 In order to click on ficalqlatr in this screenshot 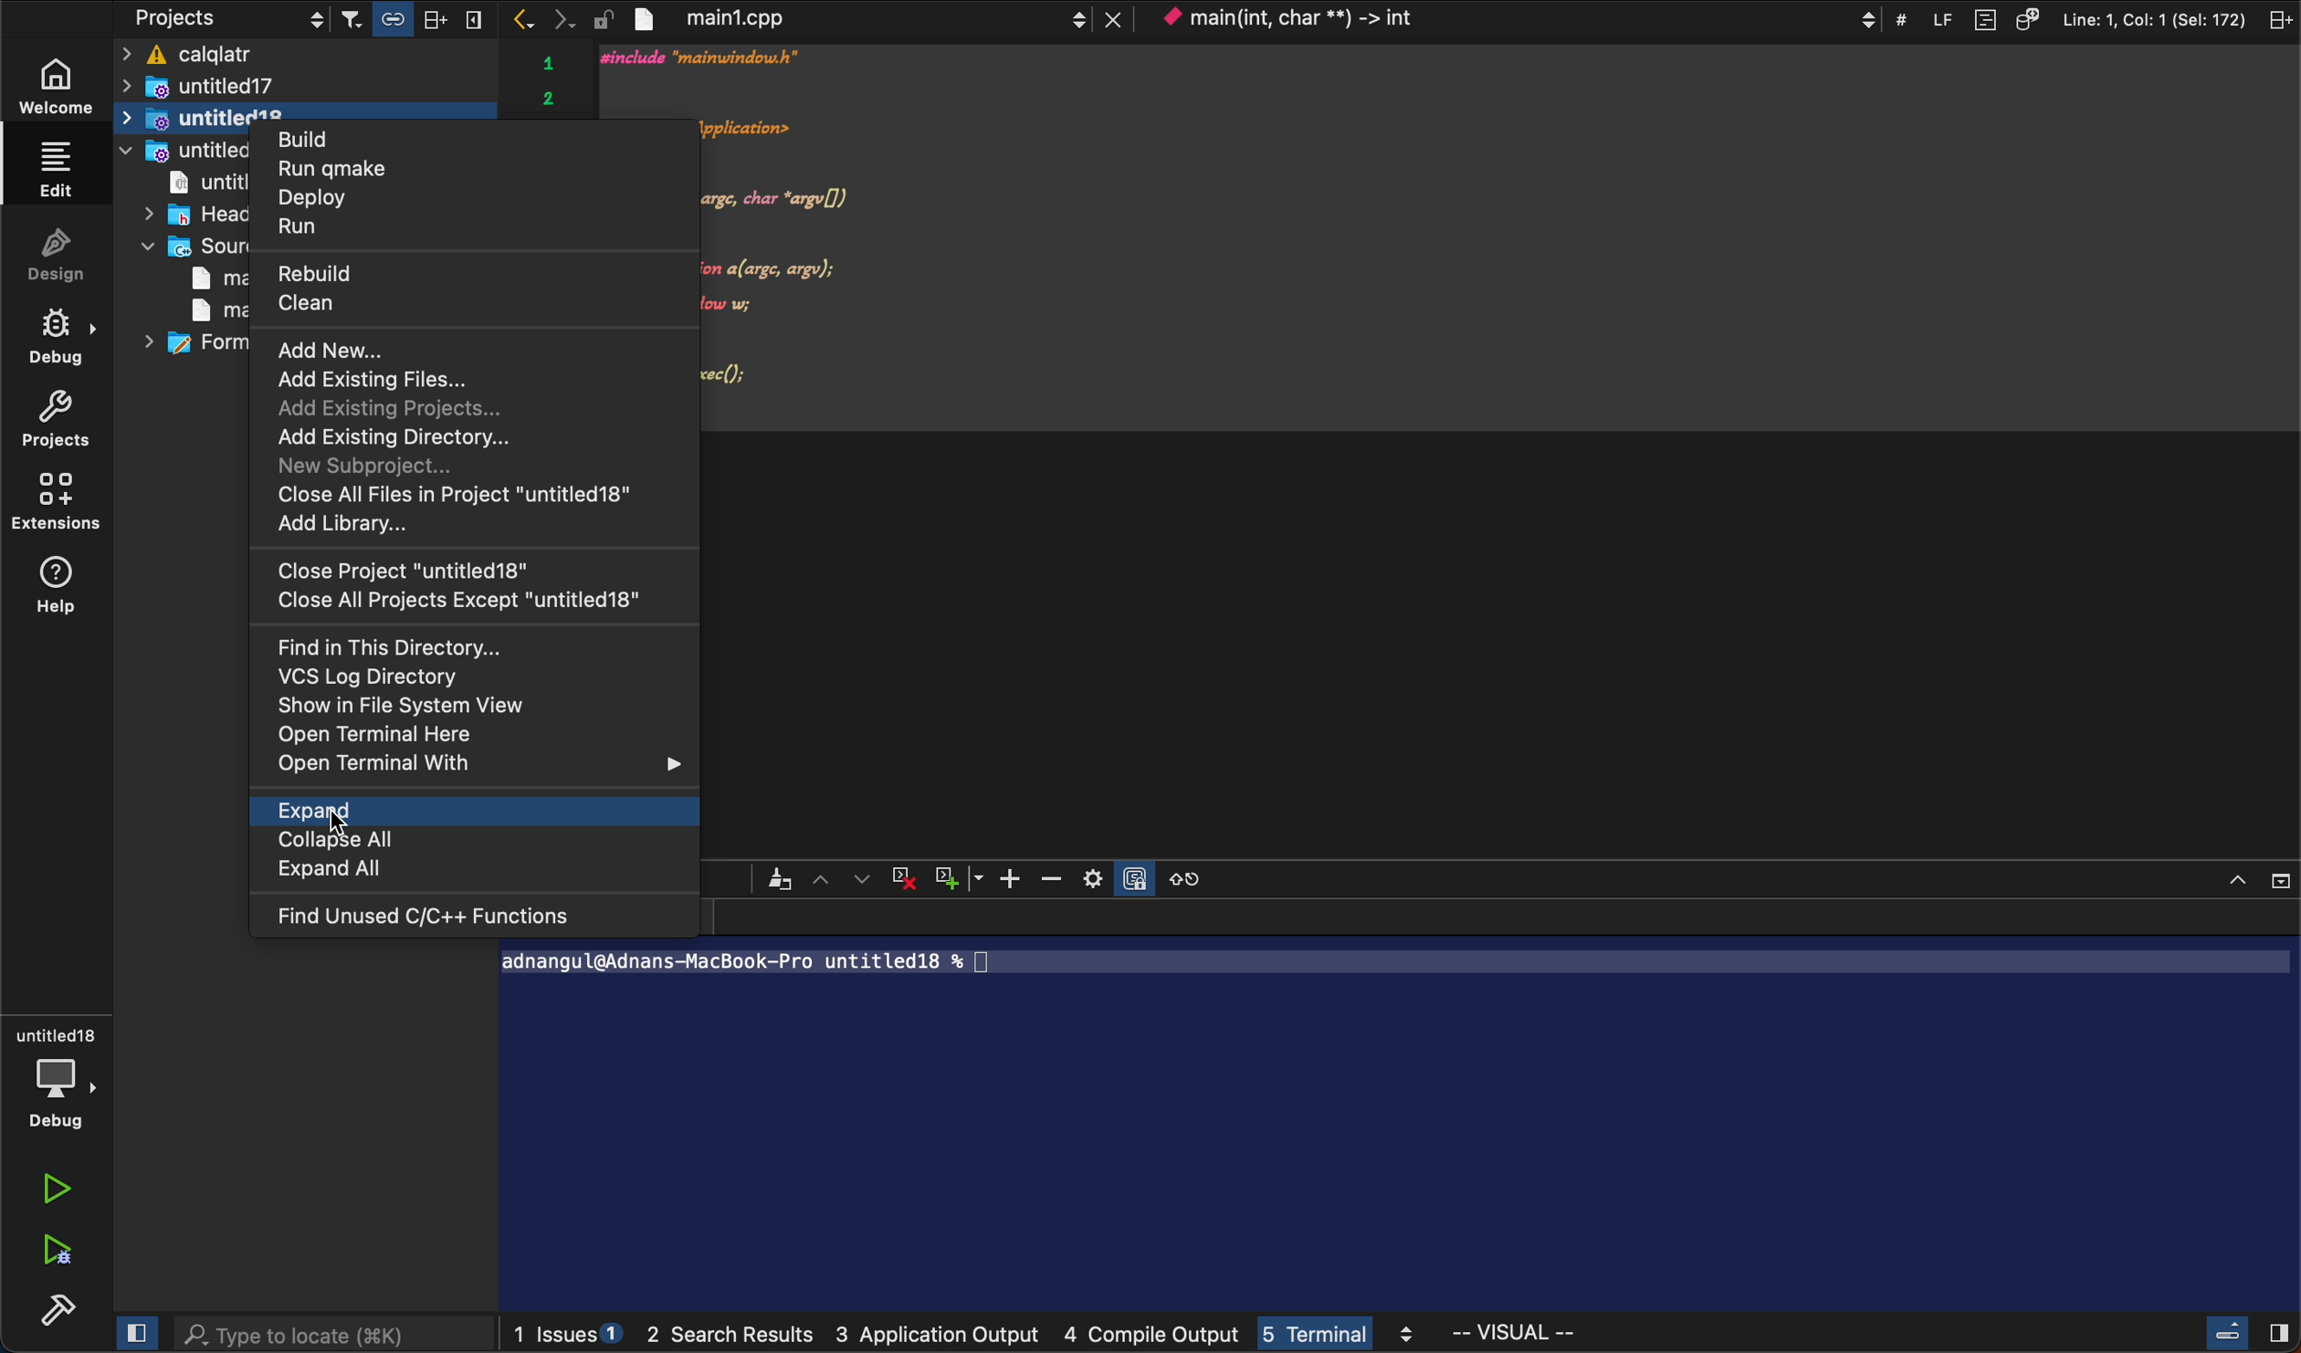, I will do `click(302, 53)`.